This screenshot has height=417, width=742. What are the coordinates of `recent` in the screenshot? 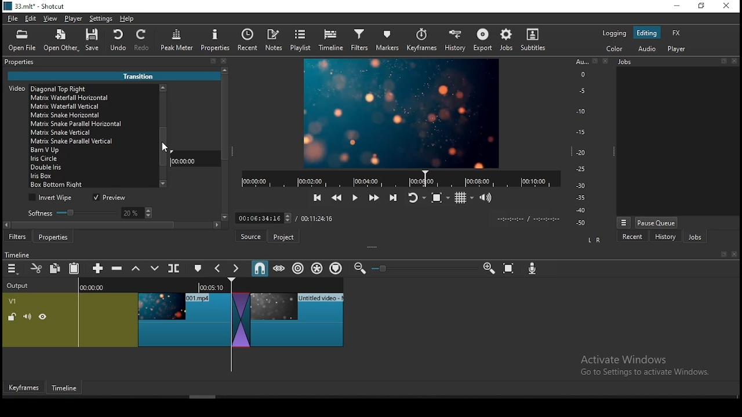 It's located at (632, 236).